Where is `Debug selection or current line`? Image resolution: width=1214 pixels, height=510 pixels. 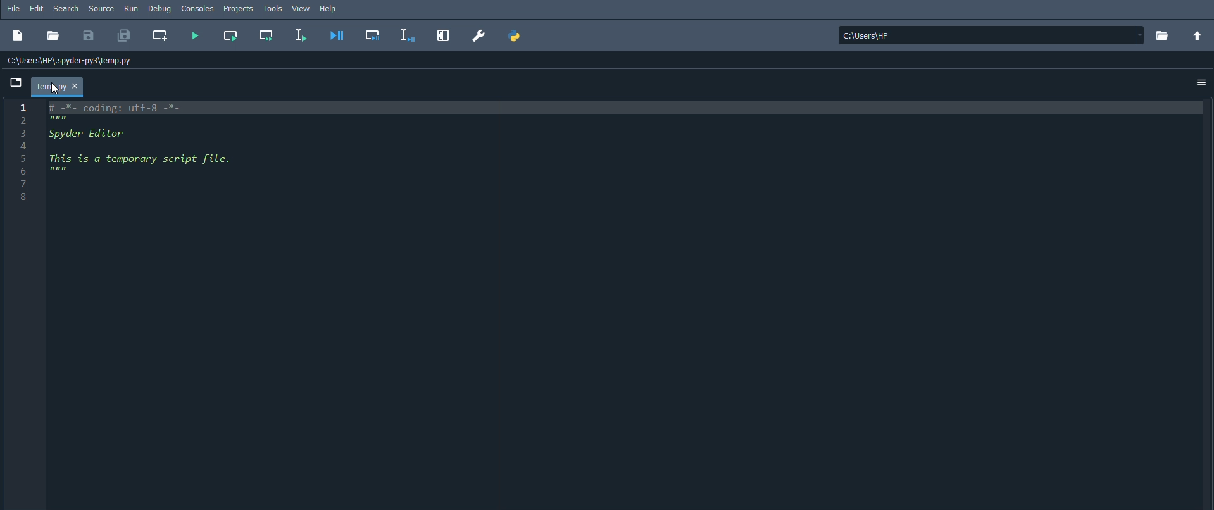 Debug selection or current line is located at coordinates (409, 35).